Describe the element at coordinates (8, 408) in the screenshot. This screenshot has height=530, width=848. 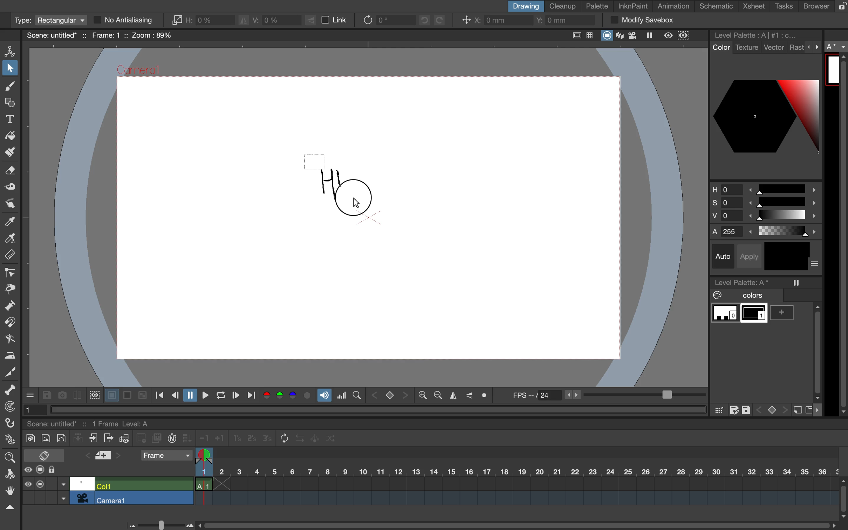
I see `tracker tool` at that location.